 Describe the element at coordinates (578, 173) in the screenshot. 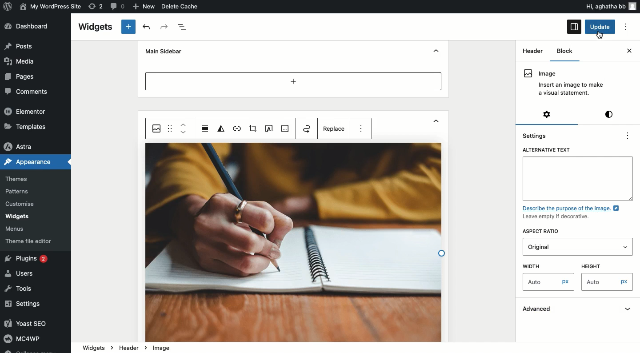

I see `Alternative text` at that location.